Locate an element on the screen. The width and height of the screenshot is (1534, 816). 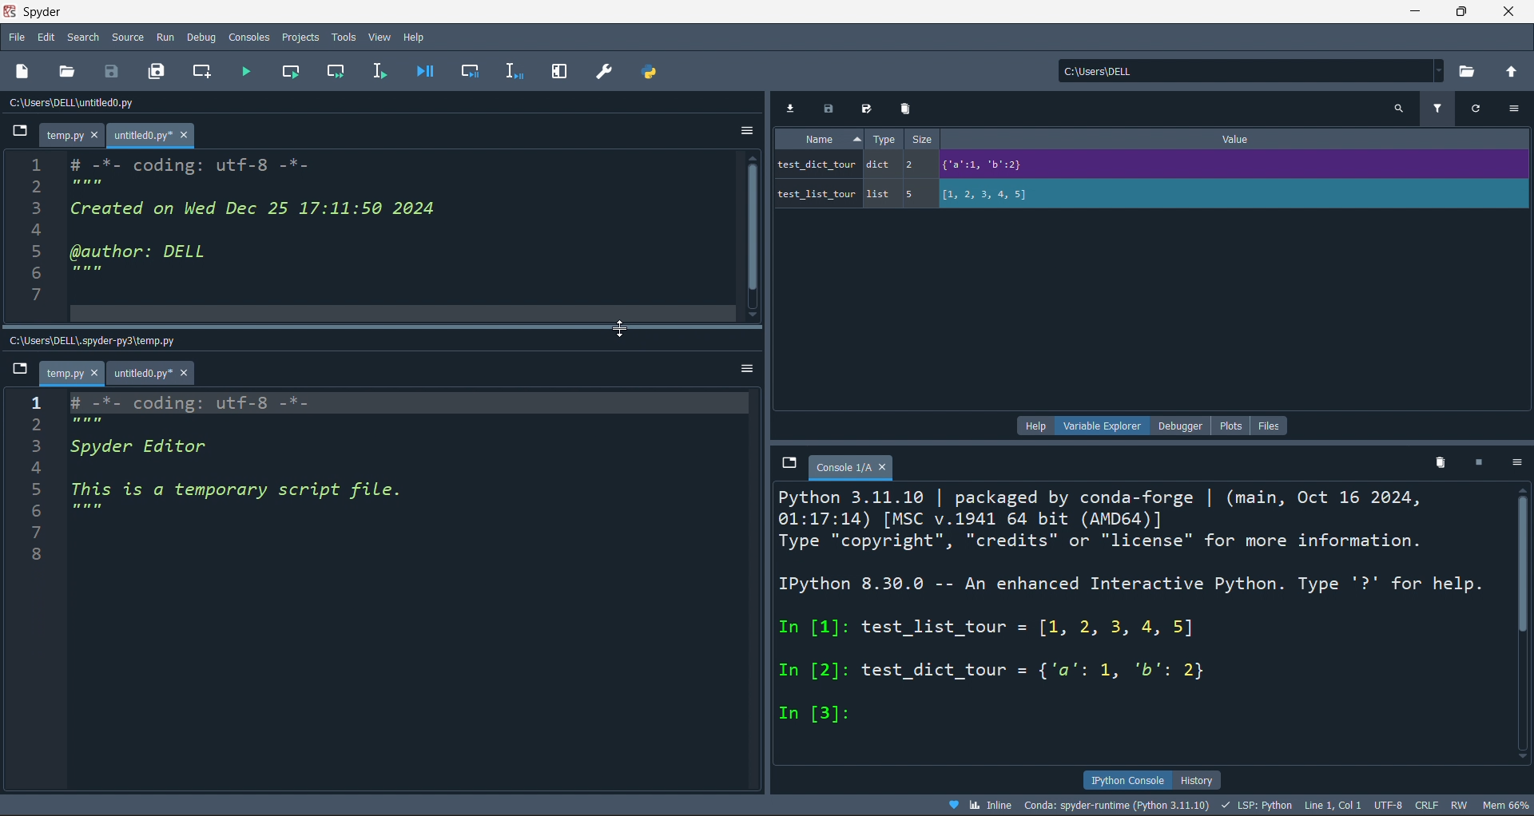
7 is located at coordinates (45, 293).